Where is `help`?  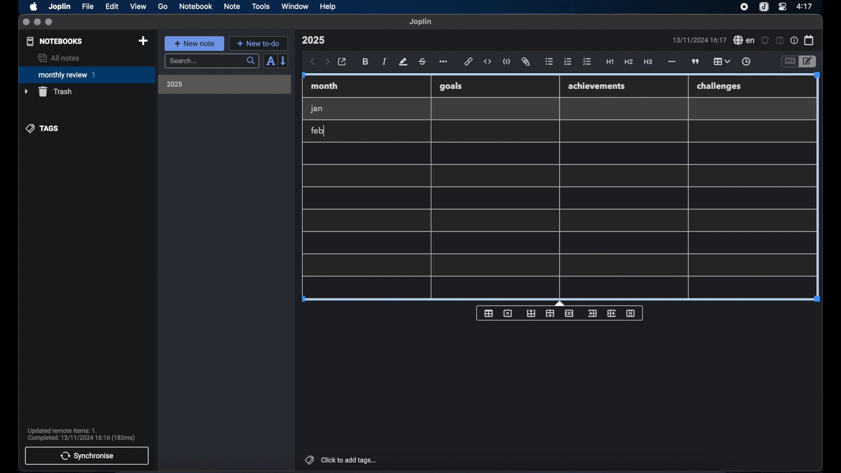 help is located at coordinates (329, 7).